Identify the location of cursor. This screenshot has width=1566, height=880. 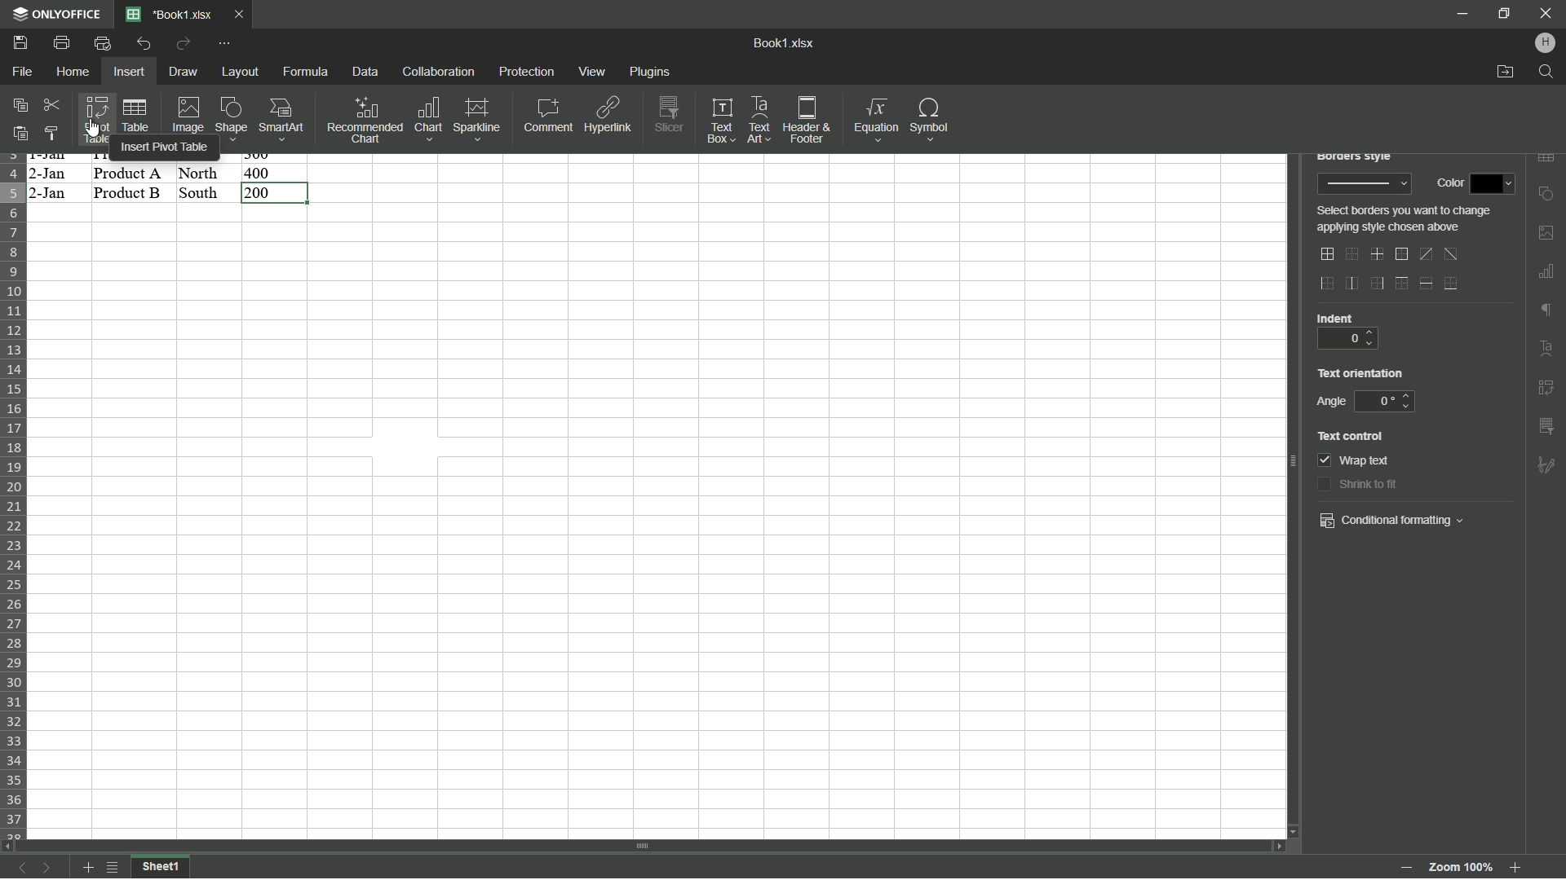
(92, 130).